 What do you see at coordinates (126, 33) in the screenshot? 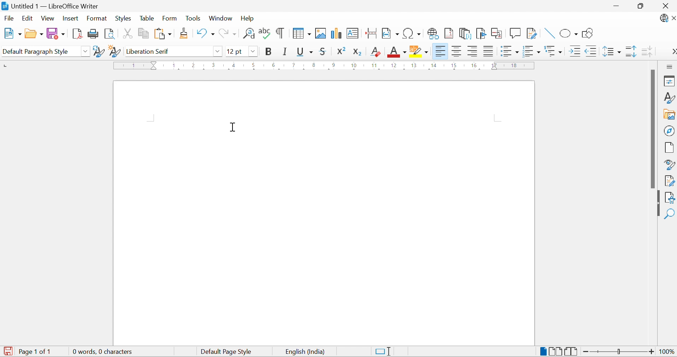
I see `Cut` at bounding box center [126, 33].